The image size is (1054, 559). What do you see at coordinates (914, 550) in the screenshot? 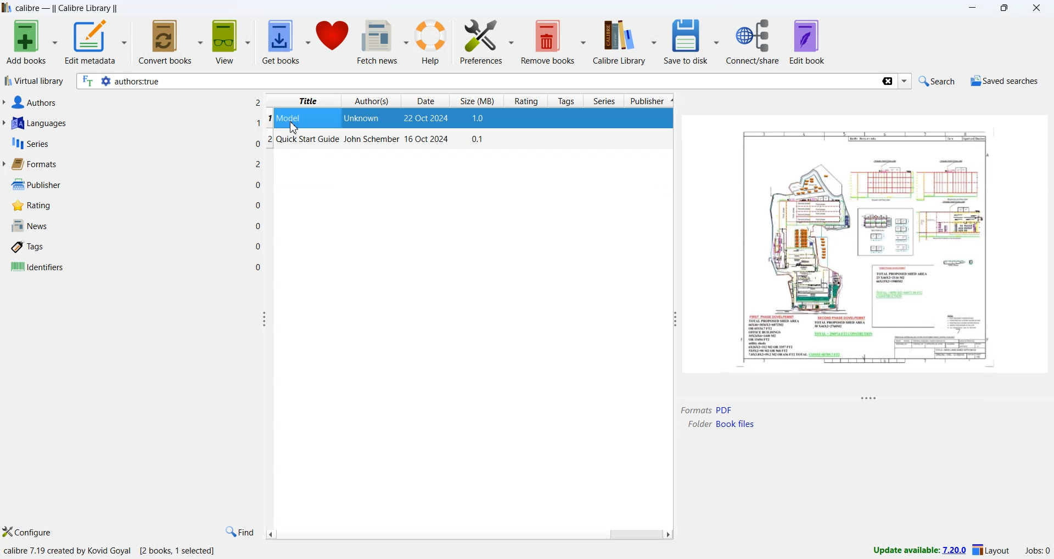
I see `update available` at bounding box center [914, 550].